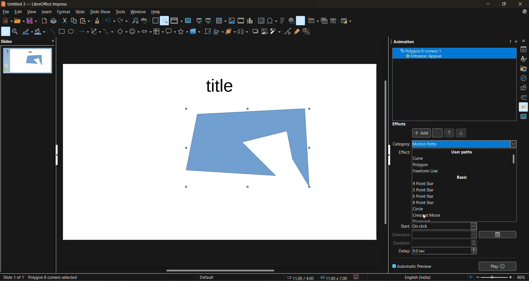 The width and height of the screenshot is (529, 281). What do you see at coordinates (523, 118) in the screenshot?
I see `master slides` at bounding box center [523, 118].